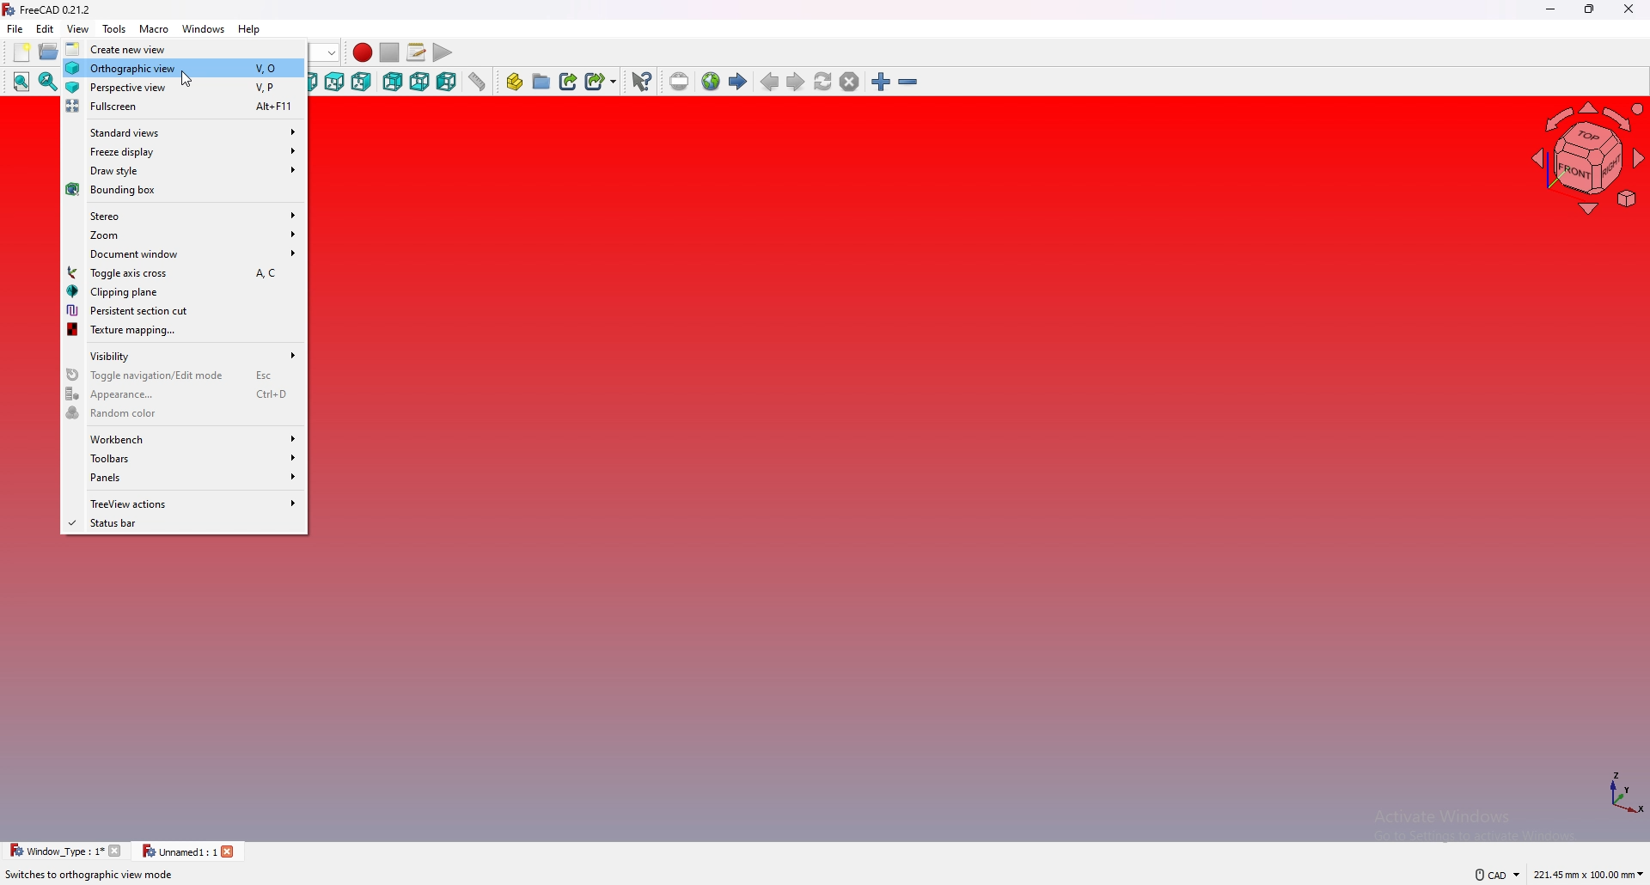  Describe the element at coordinates (185, 479) in the screenshot. I see `panels` at that location.